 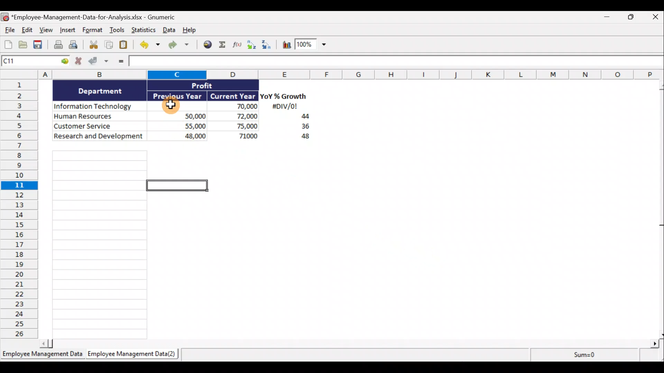 I want to click on Go to, so click(x=65, y=61).